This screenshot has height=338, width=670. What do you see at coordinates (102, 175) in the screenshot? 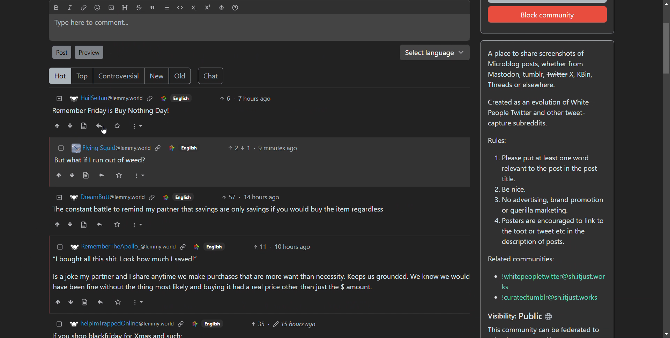
I see `reply` at bounding box center [102, 175].